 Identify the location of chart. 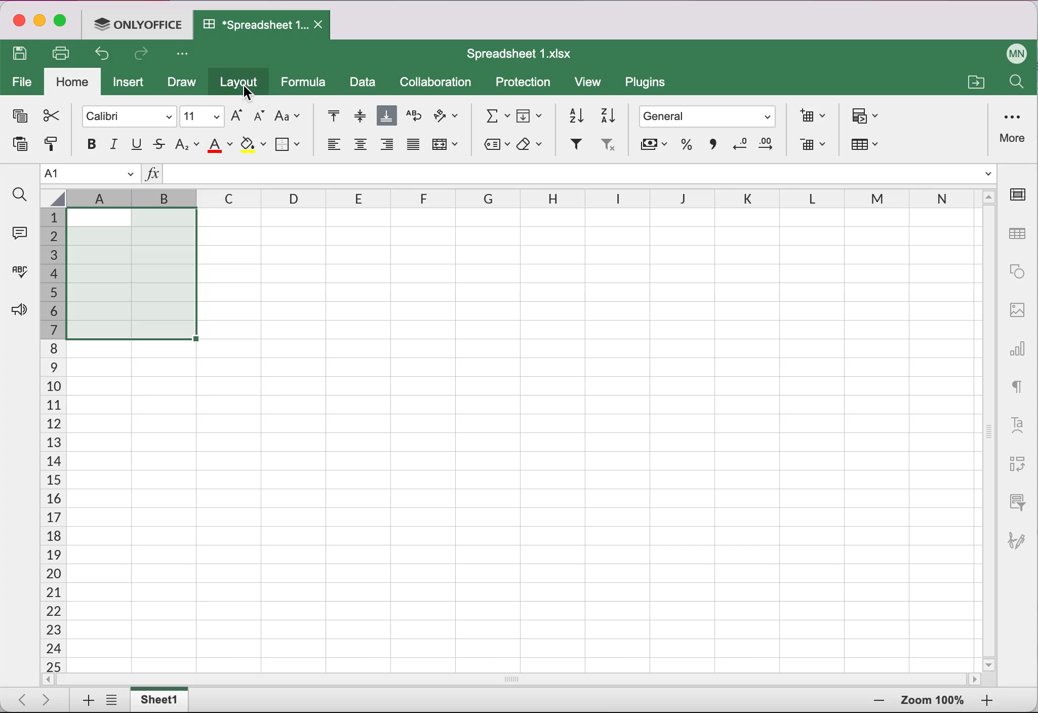
(1019, 345).